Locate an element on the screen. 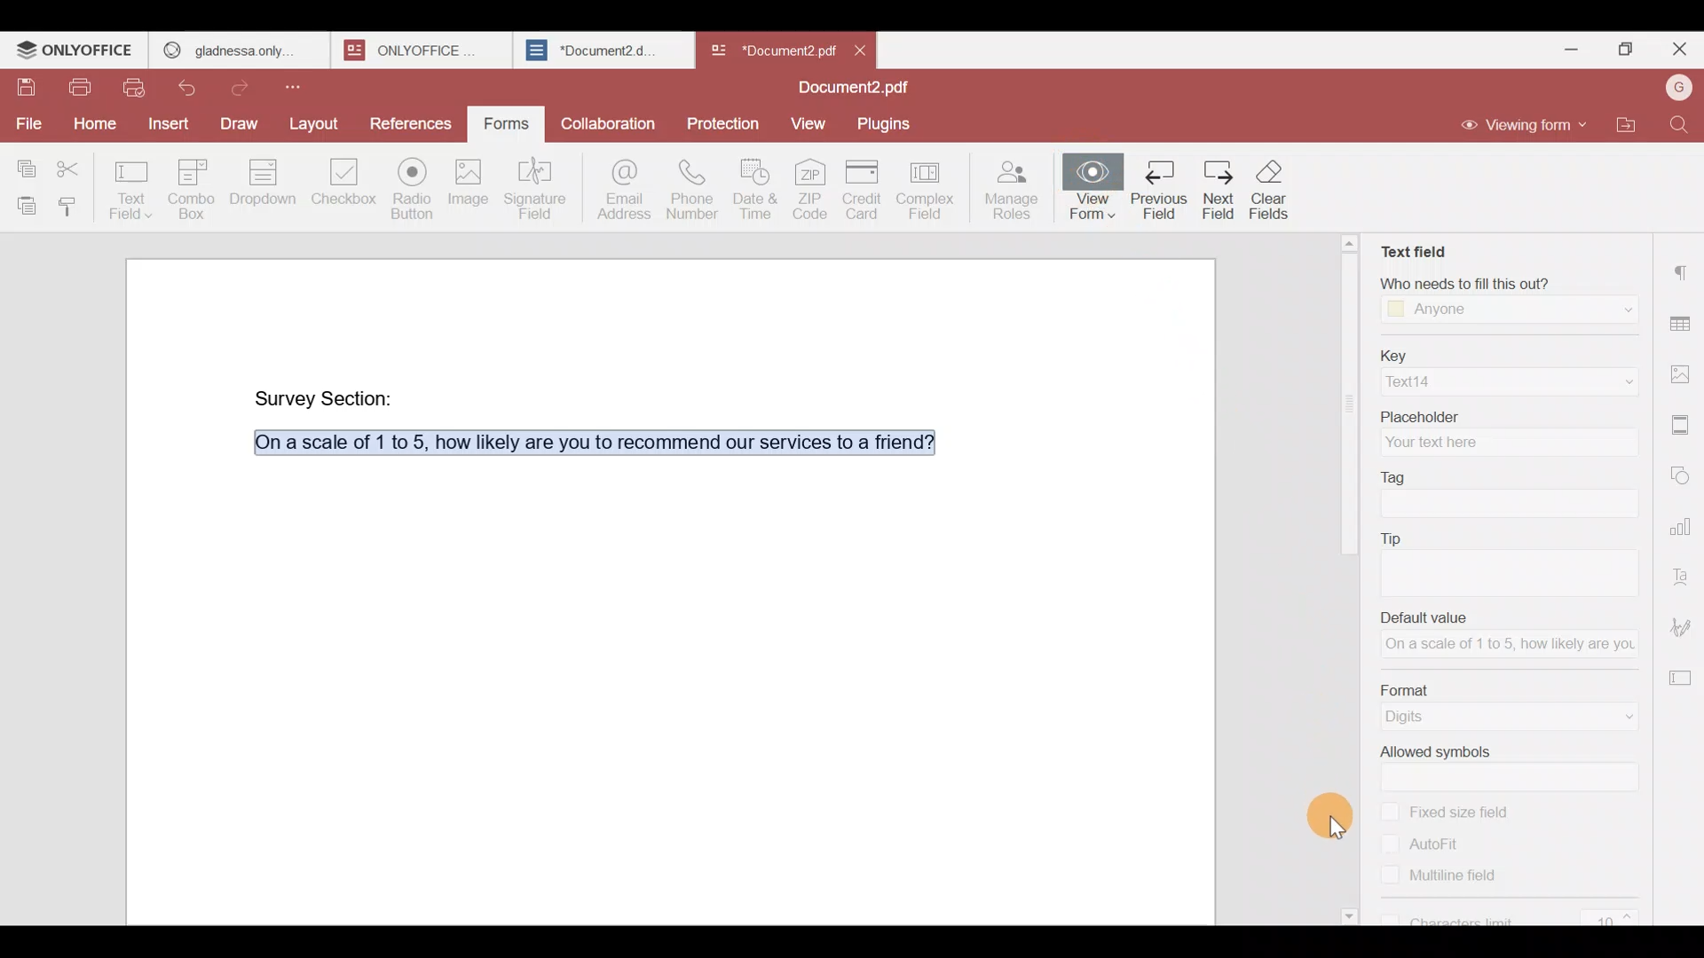 Image resolution: width=1704 pixels, height=958 pixels. Draw is located at coordinates (239, 123).